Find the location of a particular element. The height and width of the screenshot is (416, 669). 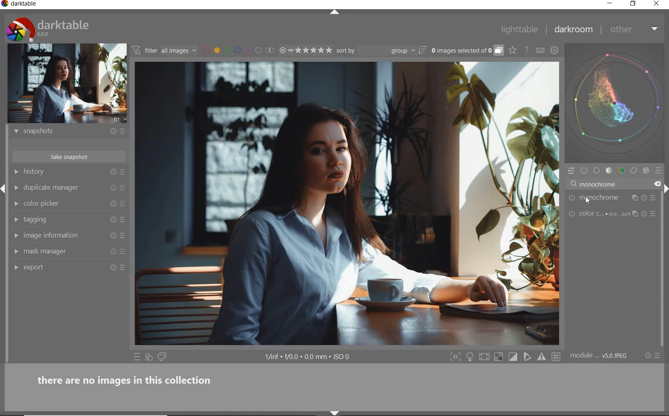

show module is located at coordinates (15, 172).